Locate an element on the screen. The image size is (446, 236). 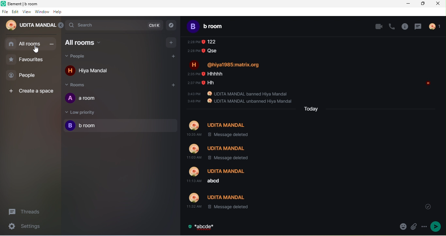
threads is located at coordinates (27, 211).